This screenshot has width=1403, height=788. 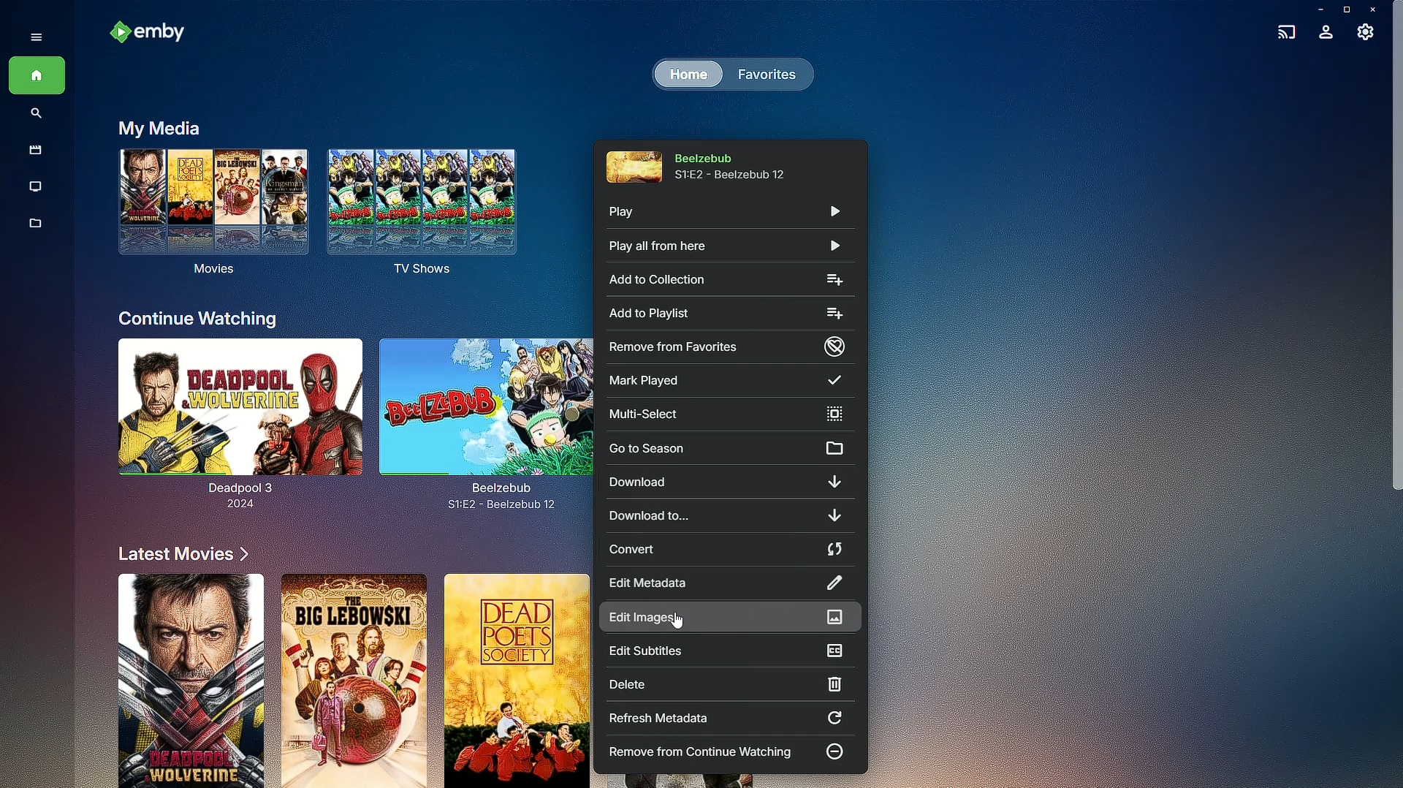 I want to click on Mark played, so click(x=734, y=379).